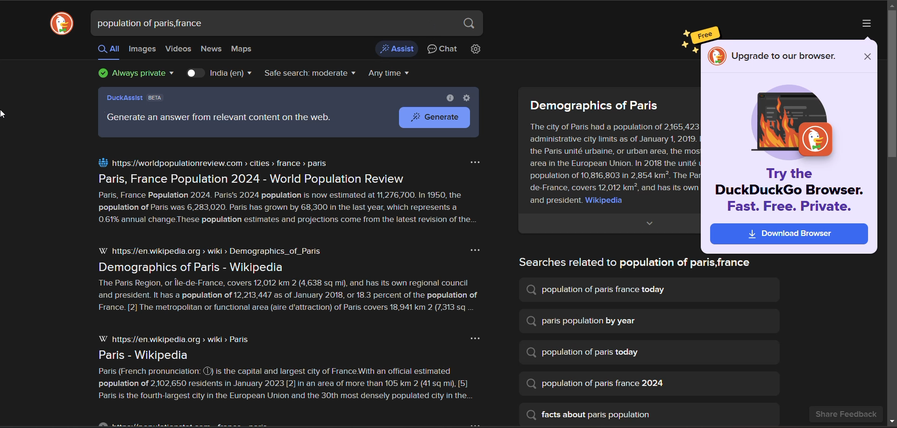 The width and height of the screenshot is (897, 428). I want to click on logo, so click(717, 57).